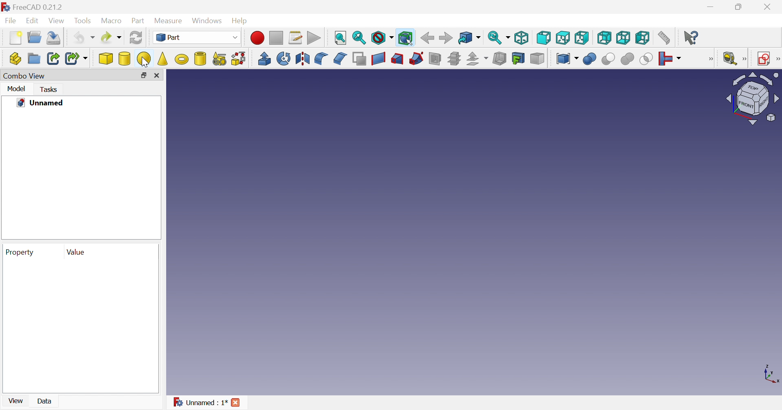  Describe the element at coordinates (545, 38) in the screenshot. I see `Front` at that location.